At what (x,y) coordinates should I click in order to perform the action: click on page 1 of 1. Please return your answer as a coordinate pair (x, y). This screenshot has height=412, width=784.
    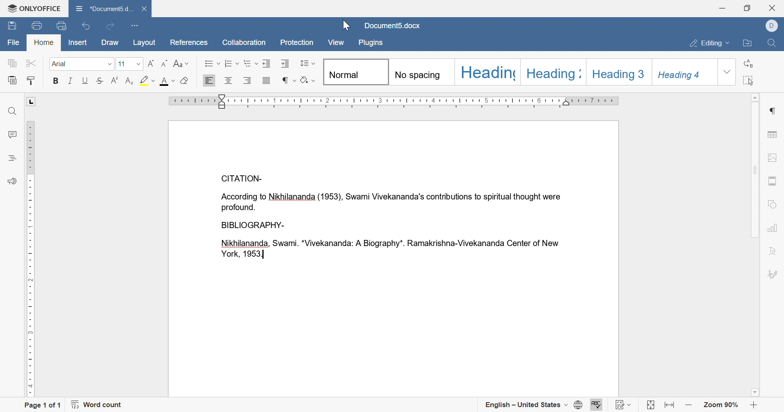
    Looking at the image, I should click on (44, 405).